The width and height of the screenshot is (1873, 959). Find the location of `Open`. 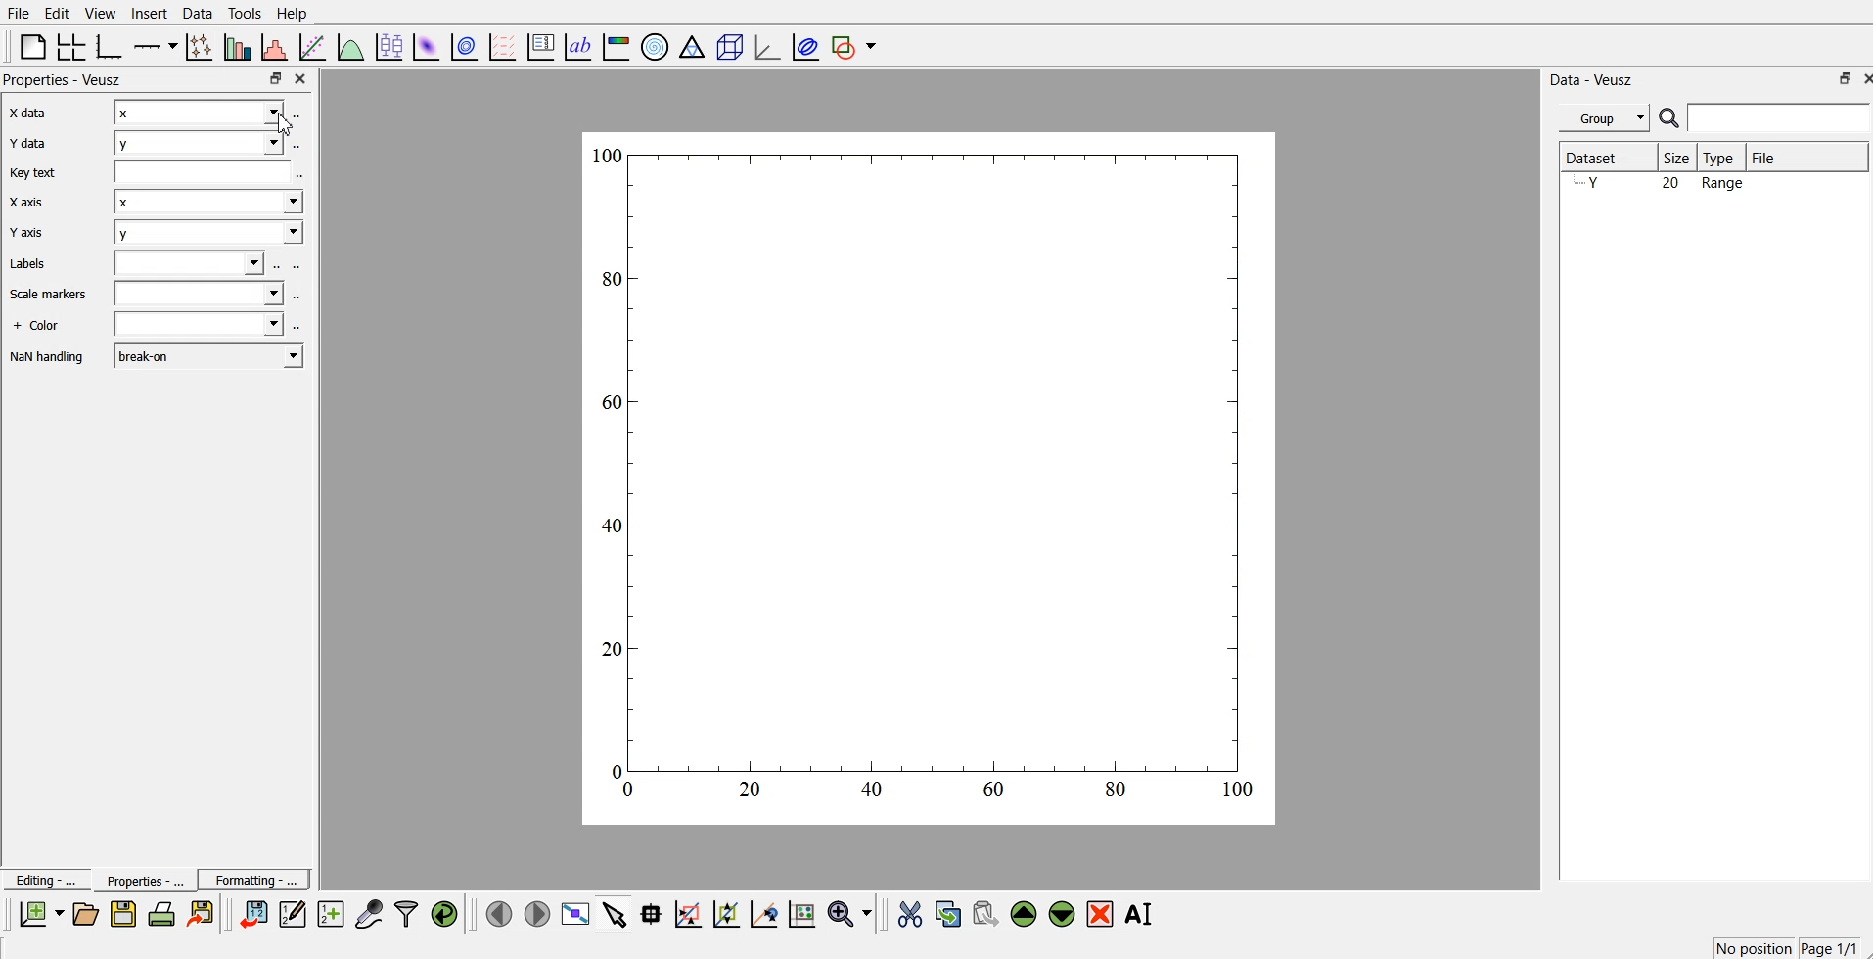

Open is located at coordinates (85, 913).